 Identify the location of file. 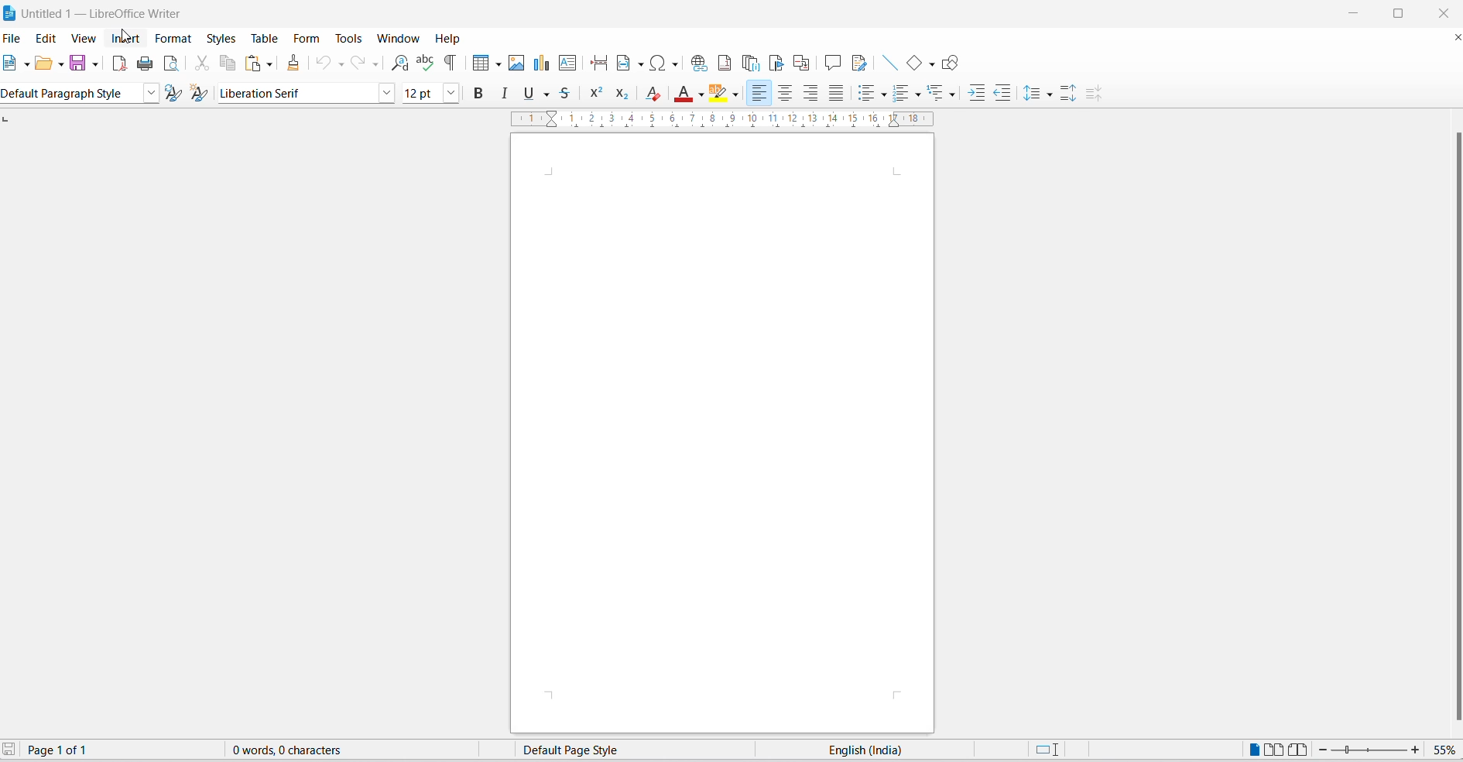
(13, 37).